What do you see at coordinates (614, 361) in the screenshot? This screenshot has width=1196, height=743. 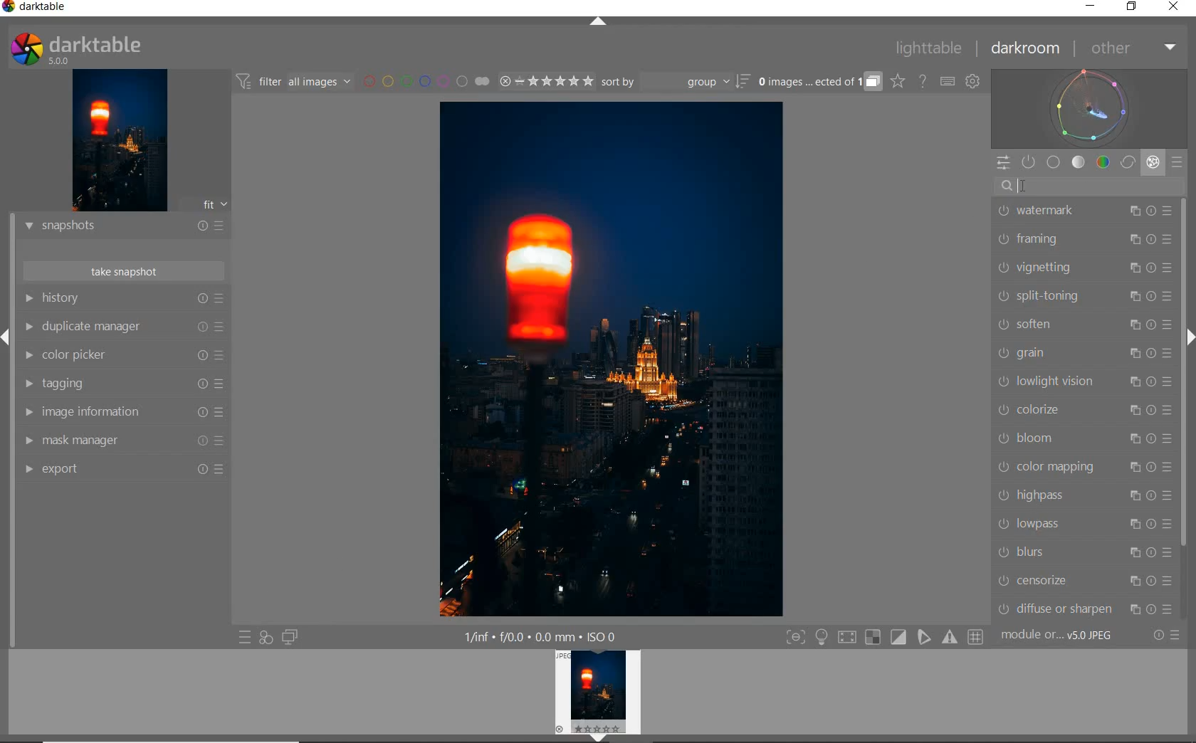 I see `SELECTED IMAGE` at bounding box center [614, 361].